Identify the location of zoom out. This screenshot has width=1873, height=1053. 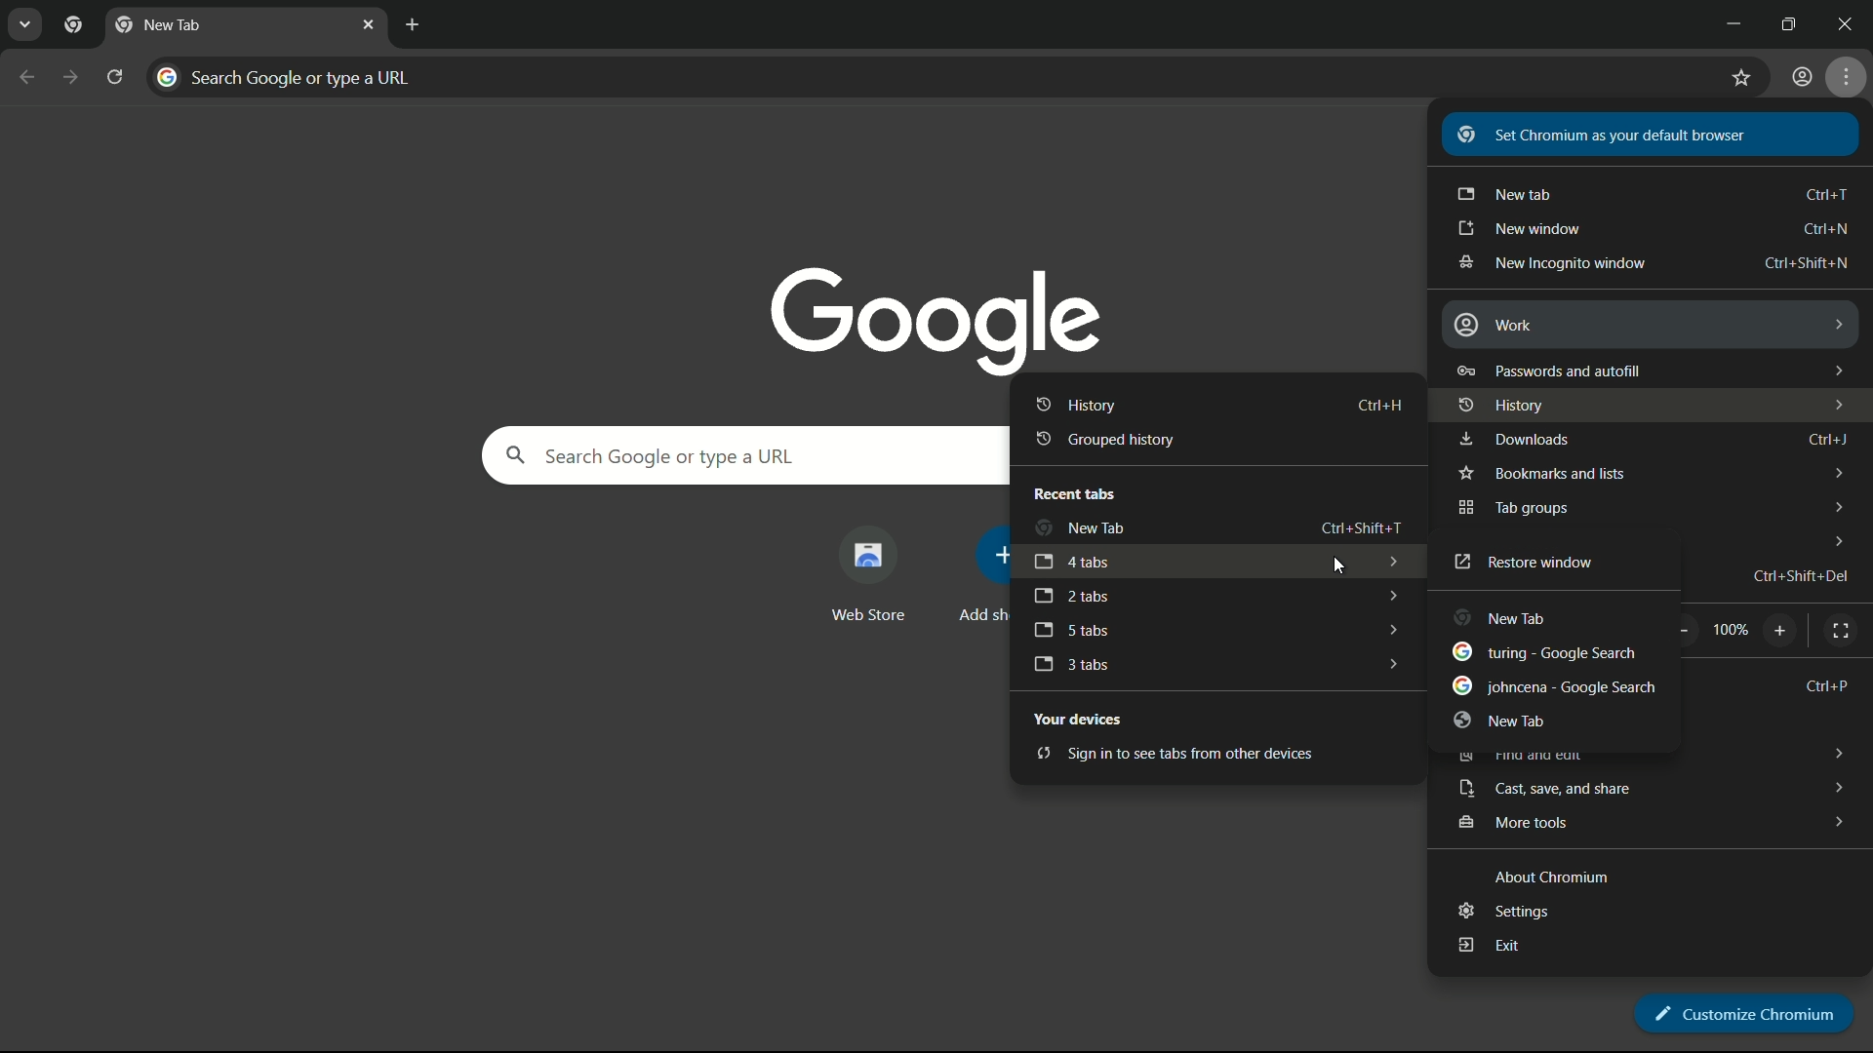
(1682, 633).